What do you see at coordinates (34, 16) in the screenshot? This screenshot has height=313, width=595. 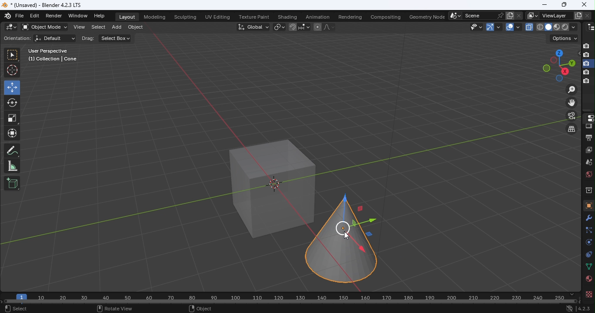 I see `Edit` at bounding box center [34, 16].